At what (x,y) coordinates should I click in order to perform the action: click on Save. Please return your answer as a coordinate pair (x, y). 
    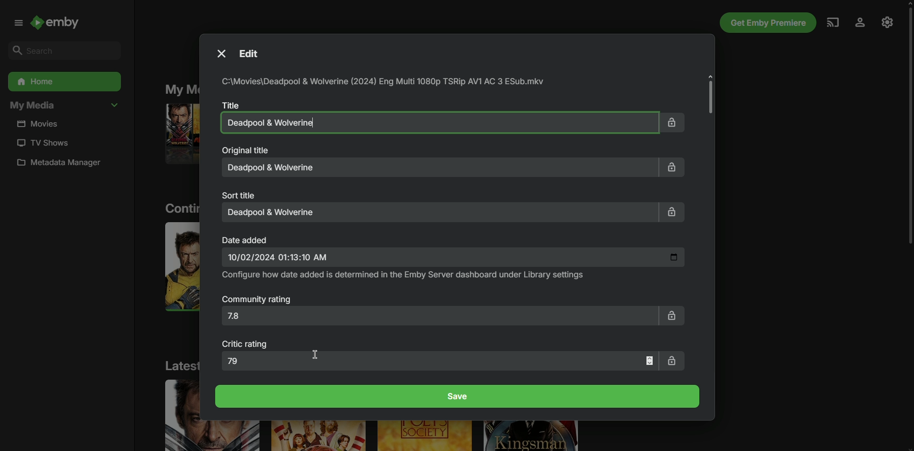
    Looking at the image, I should click on (458, 396).